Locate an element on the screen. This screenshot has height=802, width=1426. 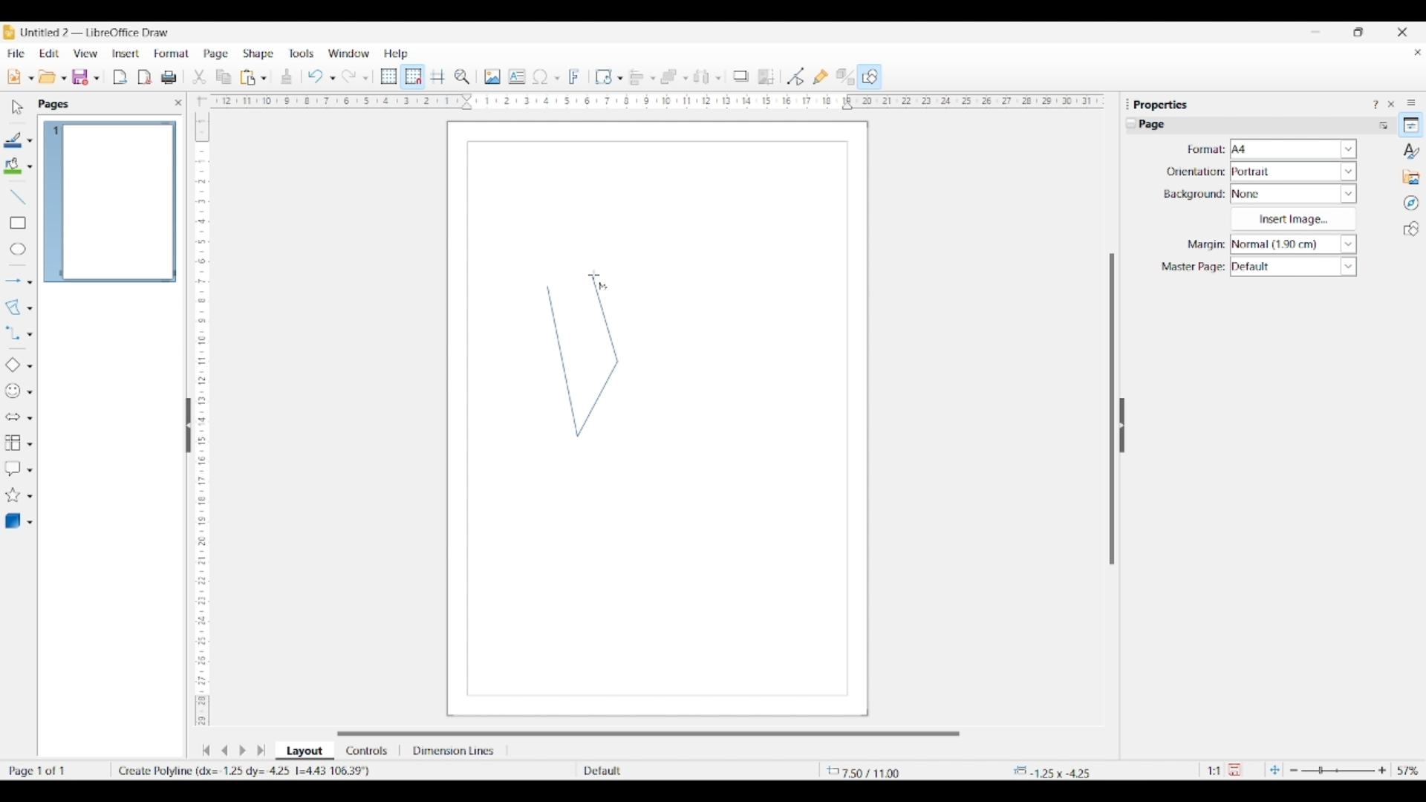
Selected star is located at coordinates (13, 495).